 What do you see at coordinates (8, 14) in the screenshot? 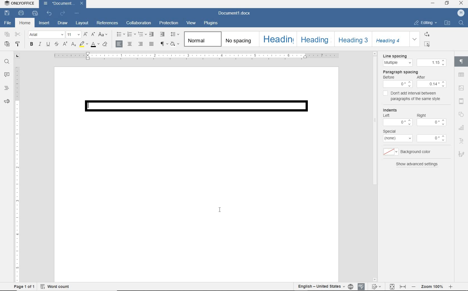
I see `save` at bounding box center [8, 14].